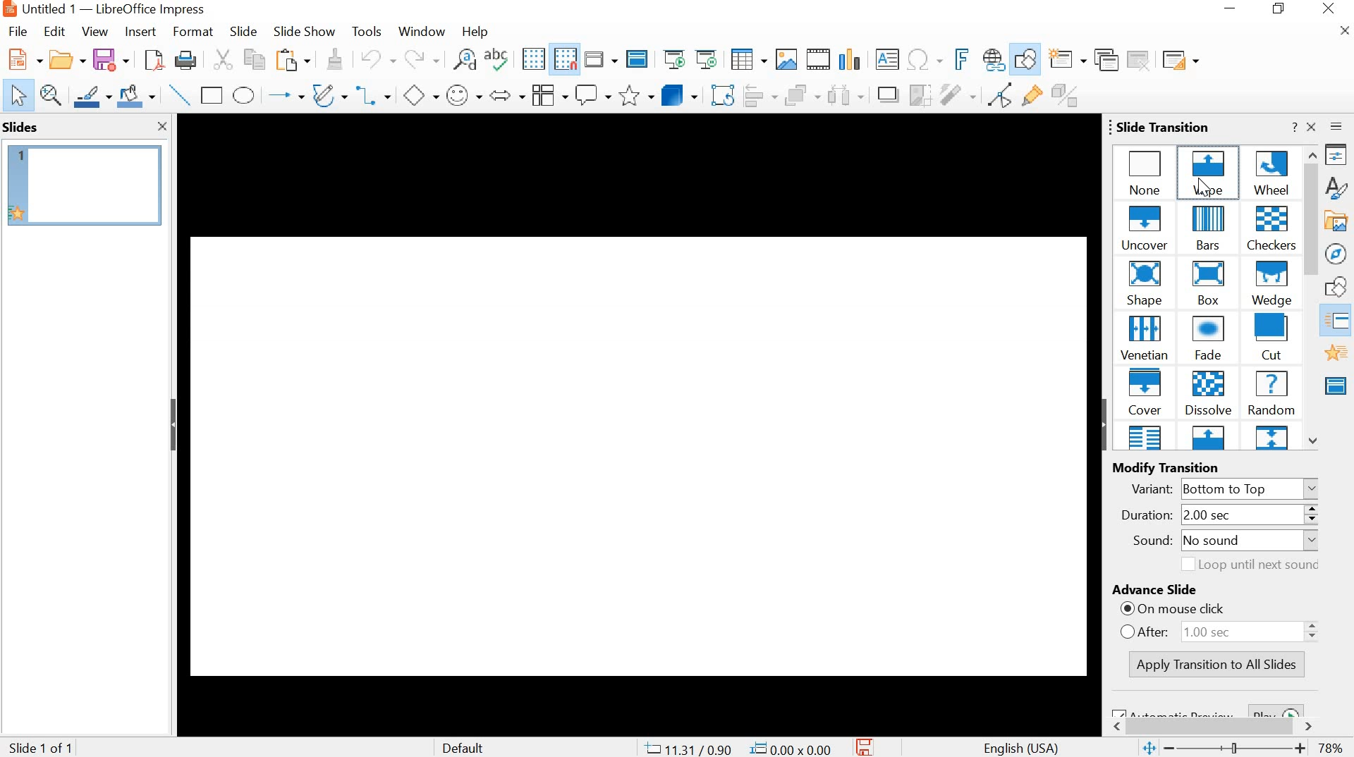 This screenshot has width=1354, height=757. Describe the element at coordinates (549, 95) in the screenshot. I see `Flowchart` at that location.